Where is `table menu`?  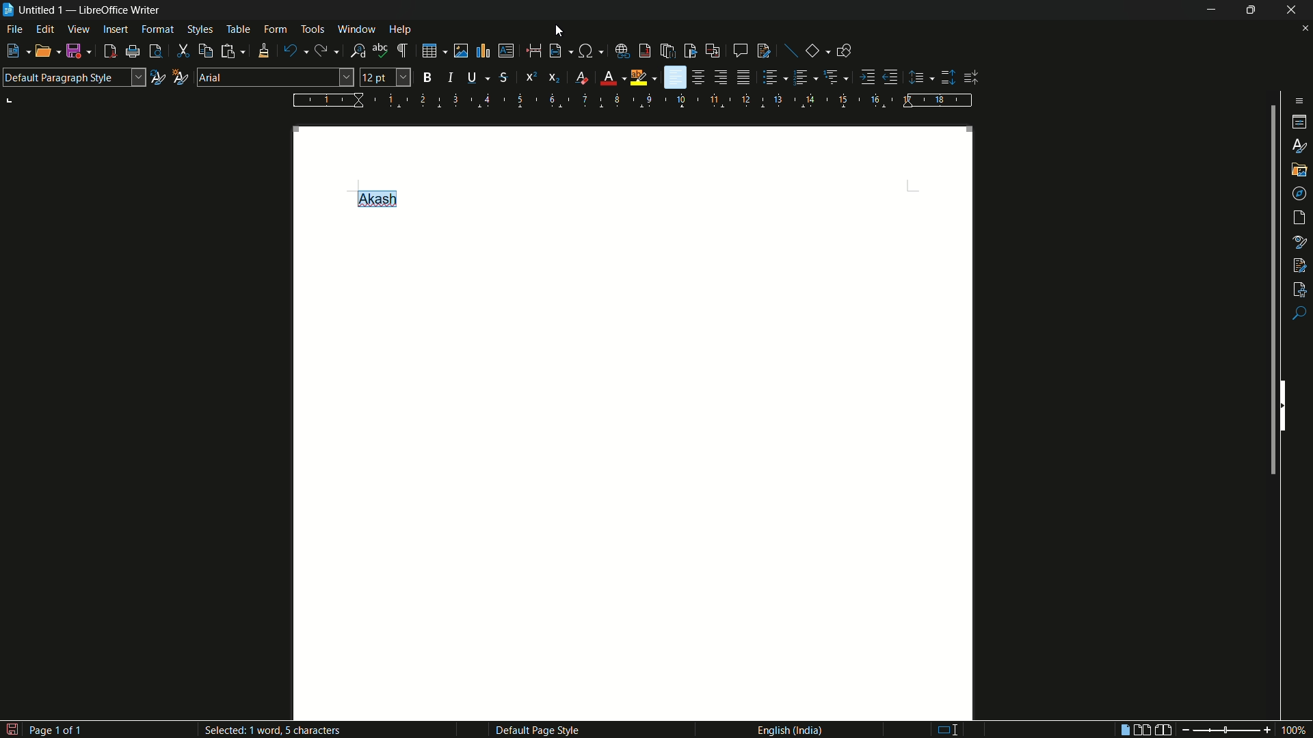
table menu is located at coordinates (238, 29).